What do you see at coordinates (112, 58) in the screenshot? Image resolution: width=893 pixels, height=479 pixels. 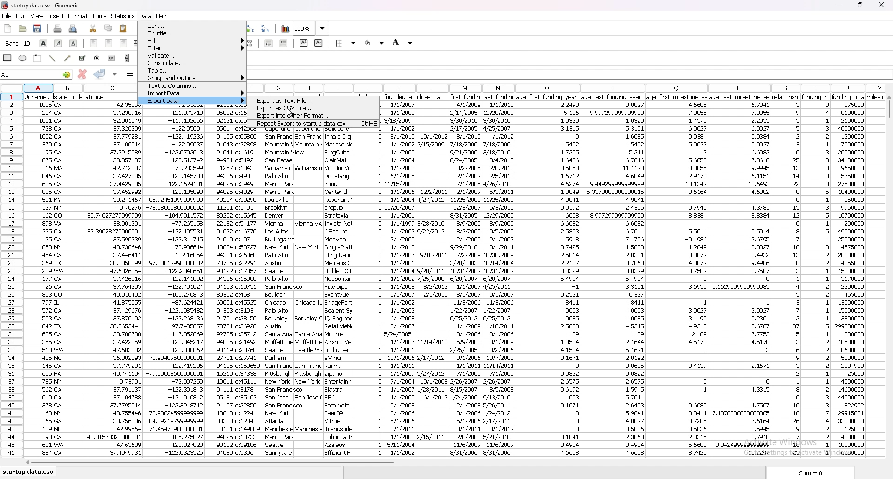 I see `button` at bounding box center [112, 58].